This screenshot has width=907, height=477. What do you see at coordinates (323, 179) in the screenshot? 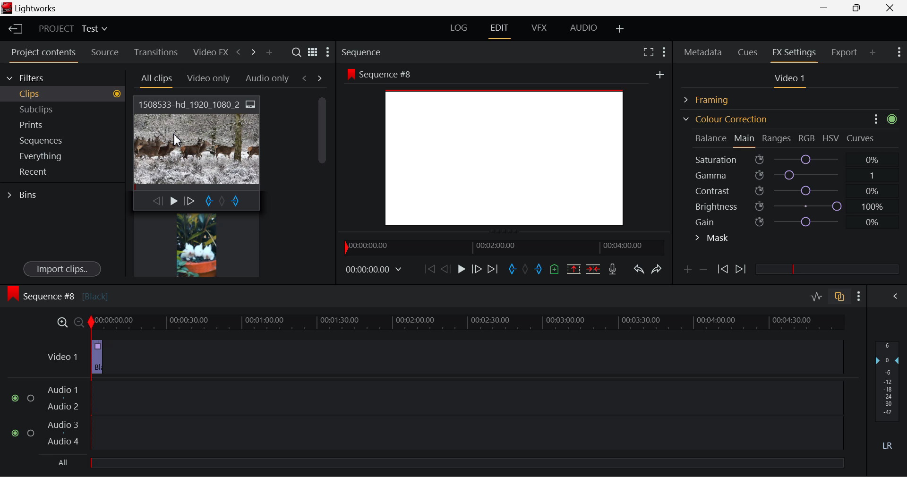
I see `Scroll Bar` at bounding box center [323, 179].